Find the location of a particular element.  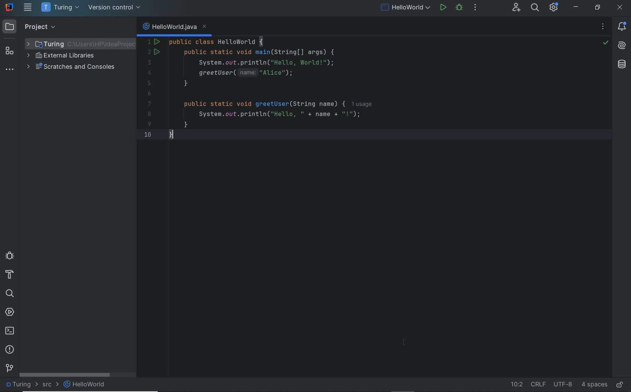

go to line is located at coordinates (516, 385).